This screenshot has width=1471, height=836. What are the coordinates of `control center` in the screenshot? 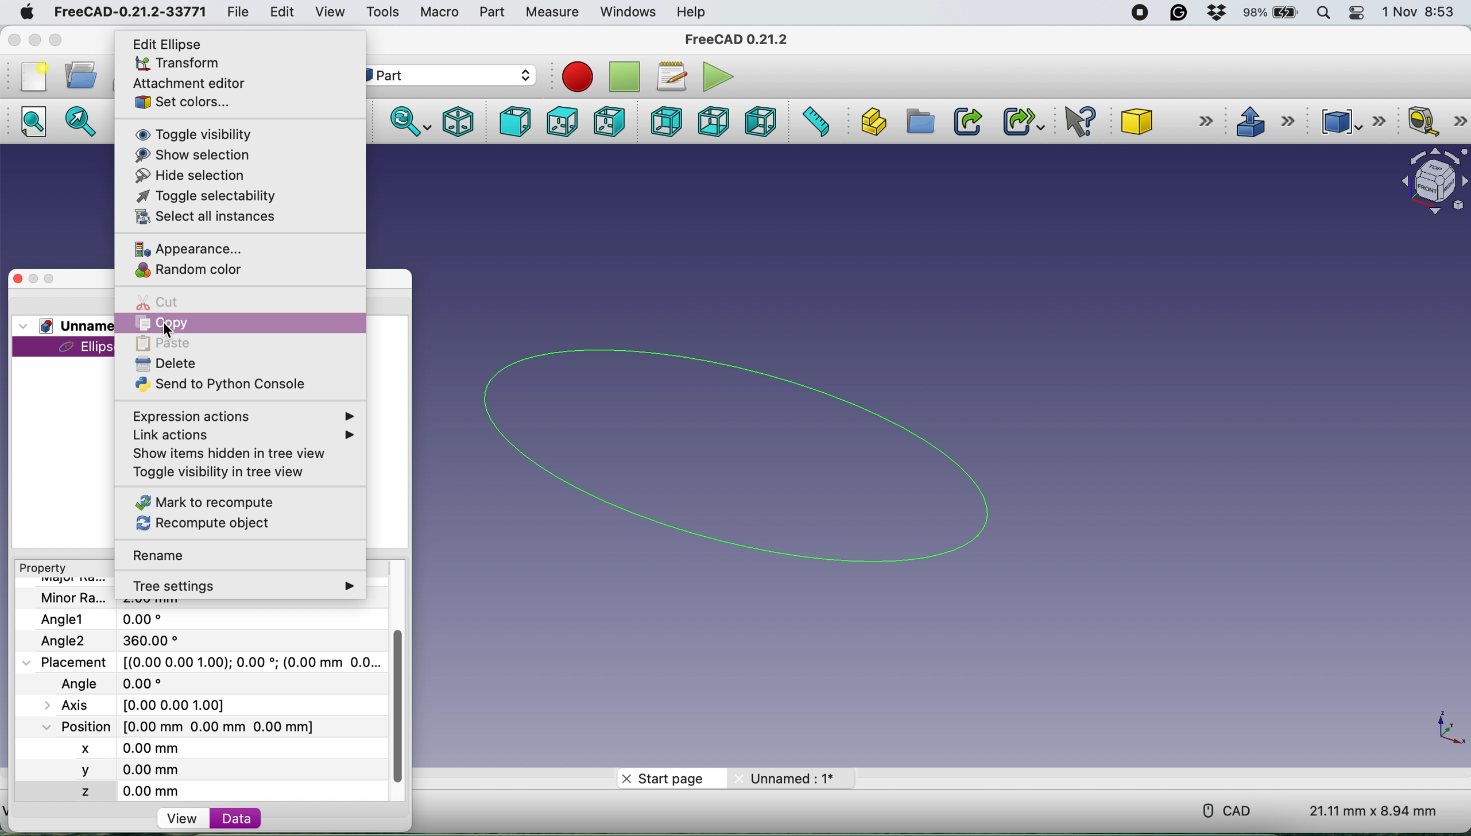 It's located at (1354, 13).